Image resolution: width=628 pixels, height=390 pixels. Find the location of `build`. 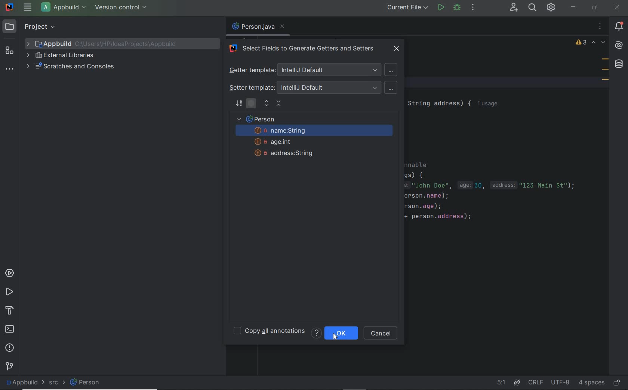

build is located at coordinates (10, 309).